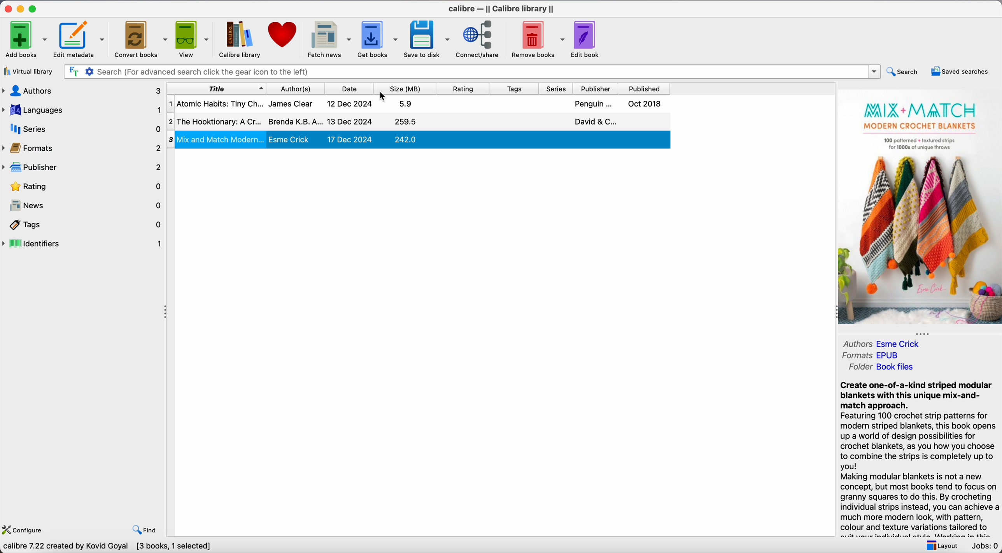 This screenshot has width=1002, height=553. I want to click on Calibre library, so click(240, 40).